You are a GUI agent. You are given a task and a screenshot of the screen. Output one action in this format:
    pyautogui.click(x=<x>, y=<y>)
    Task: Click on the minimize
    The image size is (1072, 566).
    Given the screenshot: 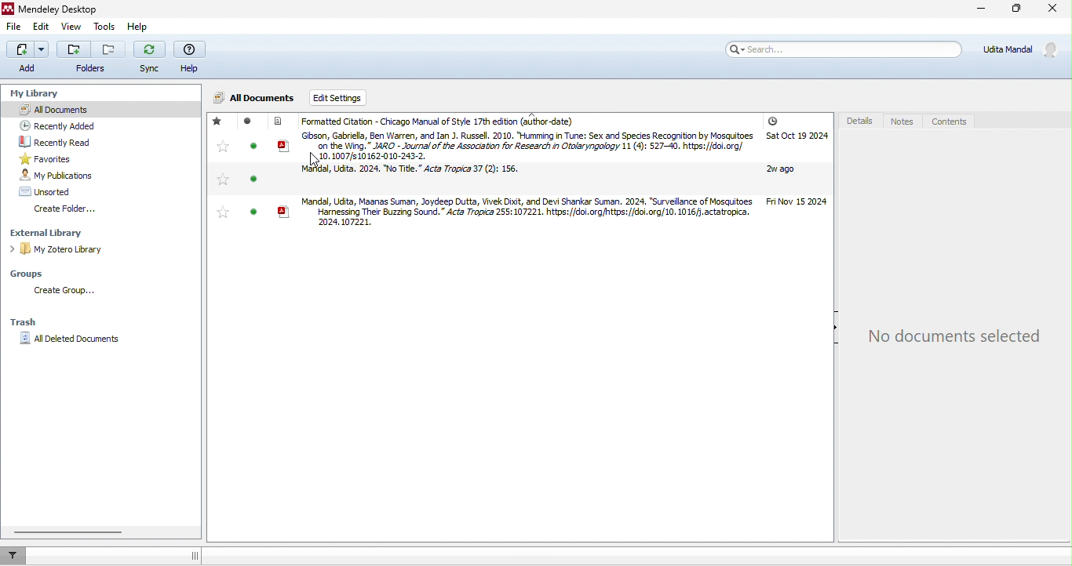 What is the action you would take?
    pyautogui.click(x=980, y=10)
    